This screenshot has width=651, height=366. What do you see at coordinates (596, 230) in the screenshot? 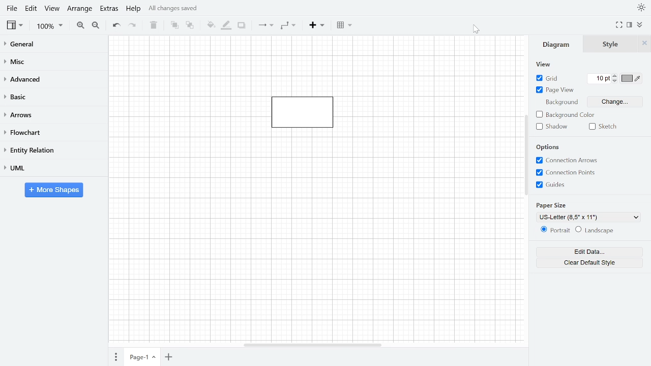
I see `Landscape` at bounding box center [596, 230].